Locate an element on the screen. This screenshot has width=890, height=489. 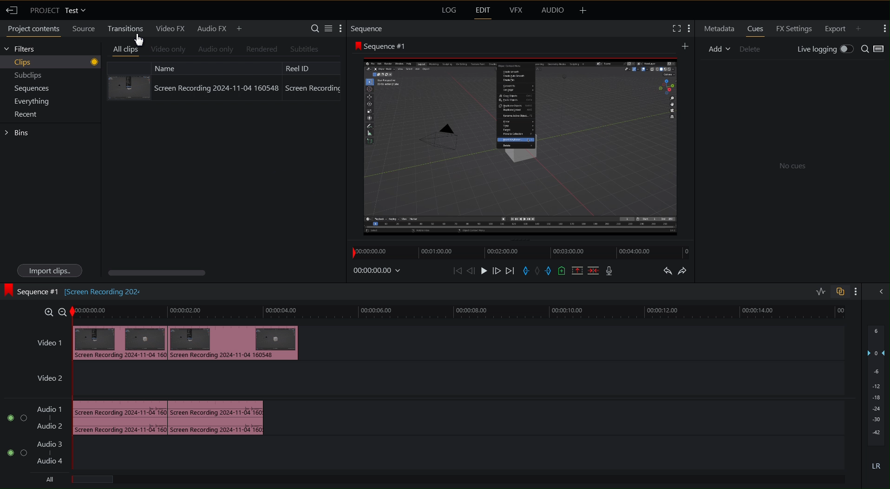
FX Settings is located at coordinates (794, 29).